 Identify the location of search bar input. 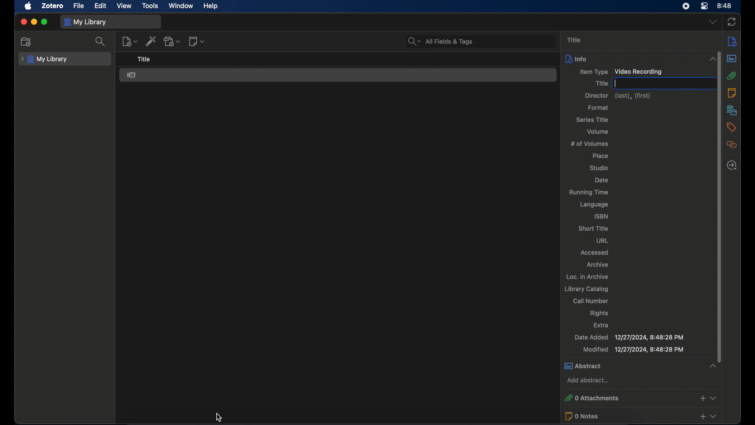
(488, 42).